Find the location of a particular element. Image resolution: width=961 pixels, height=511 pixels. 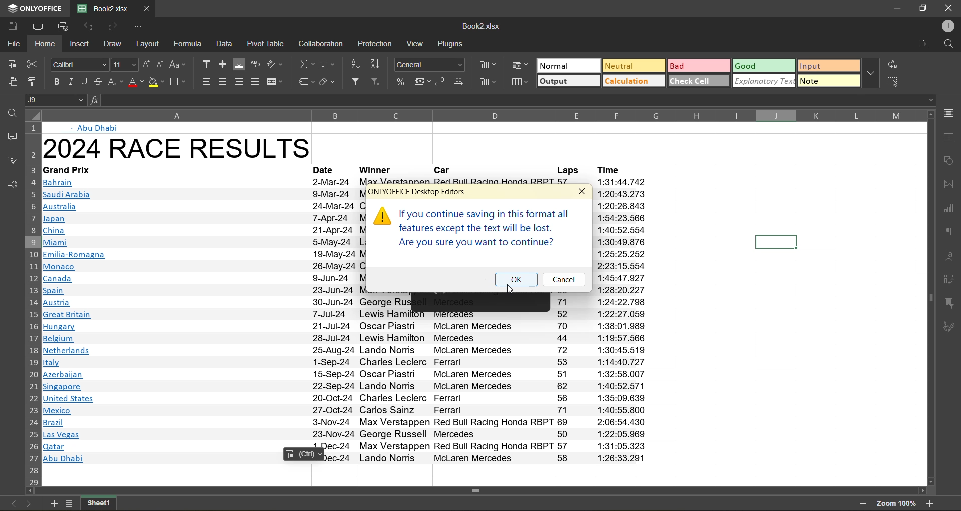

text info is located at coordinates (346, 302).